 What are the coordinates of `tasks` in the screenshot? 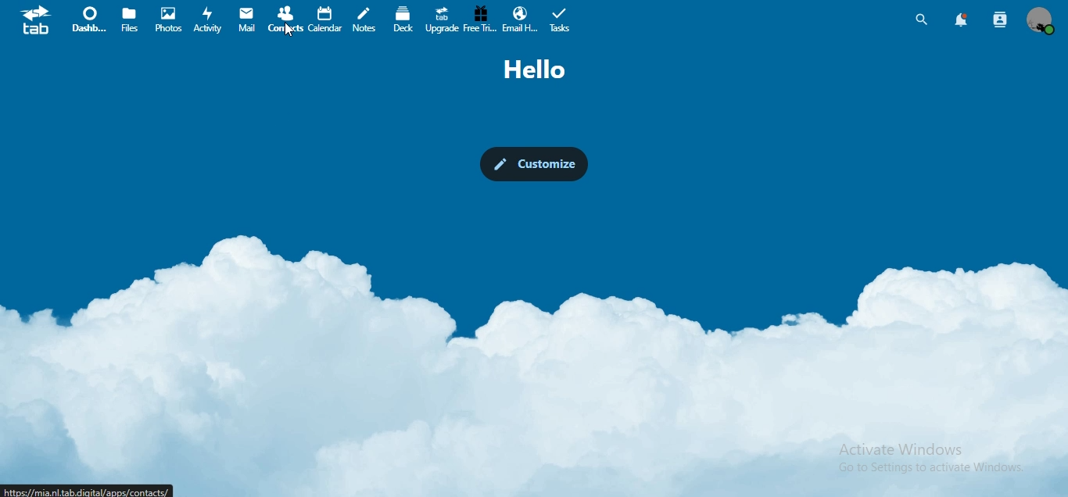 It's located at (560, 20).